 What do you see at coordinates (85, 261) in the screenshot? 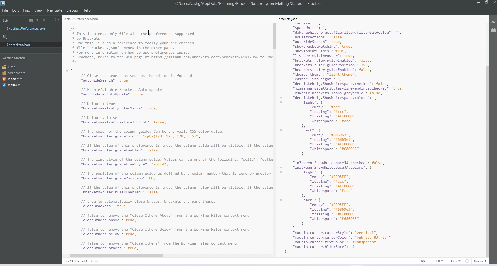
I see `Line 36, Column 13- 60 lines` at bounding box center [85, 261].